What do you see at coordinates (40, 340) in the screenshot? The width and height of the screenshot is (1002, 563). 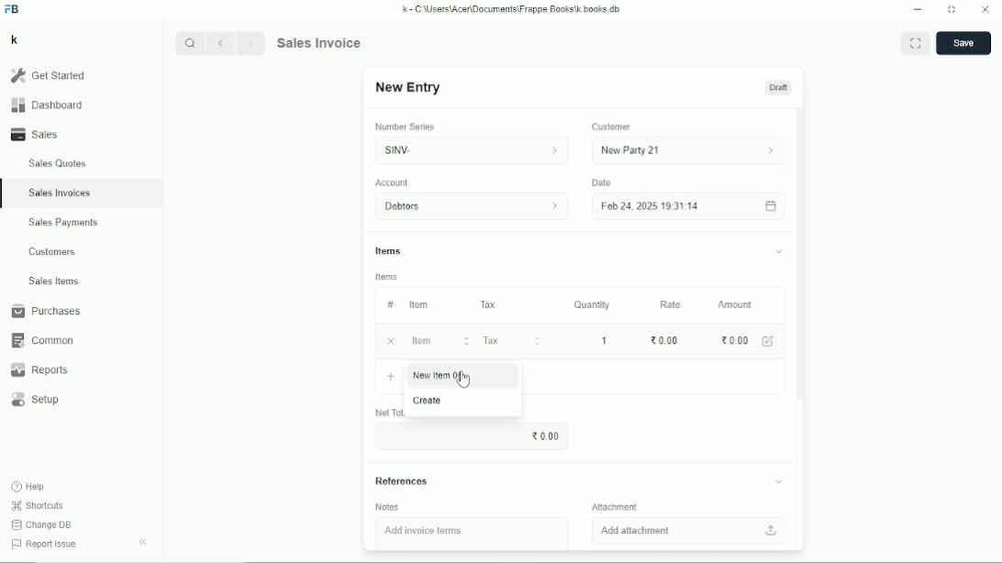 I see `Common` at bounding box center [40, 340].